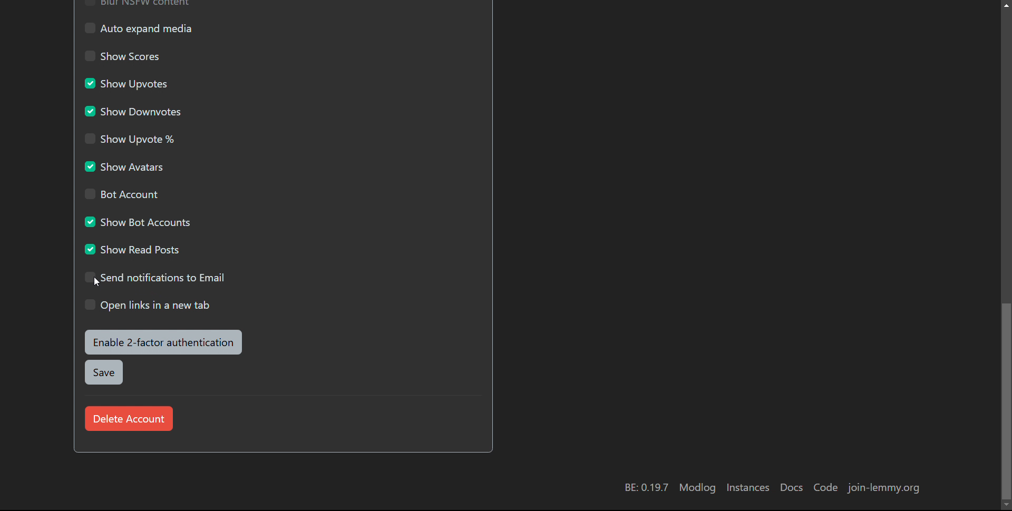 This screenshot has height=511, width=1012. What do you see at coordinates (790, 488) in the screenshot?
I see `docs` at bounding box center [790, 488].